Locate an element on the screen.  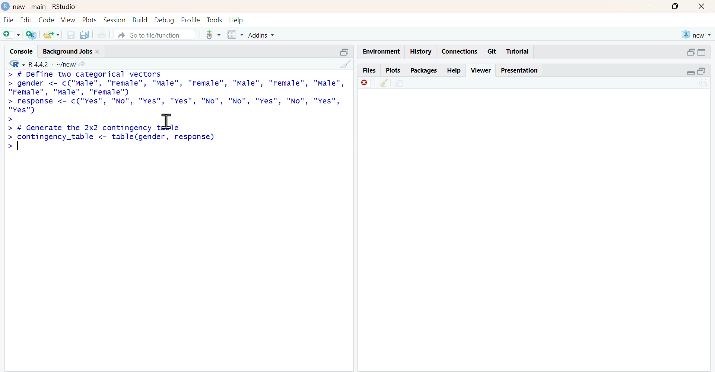
expand/collapse is located at coordinates (690, 73).